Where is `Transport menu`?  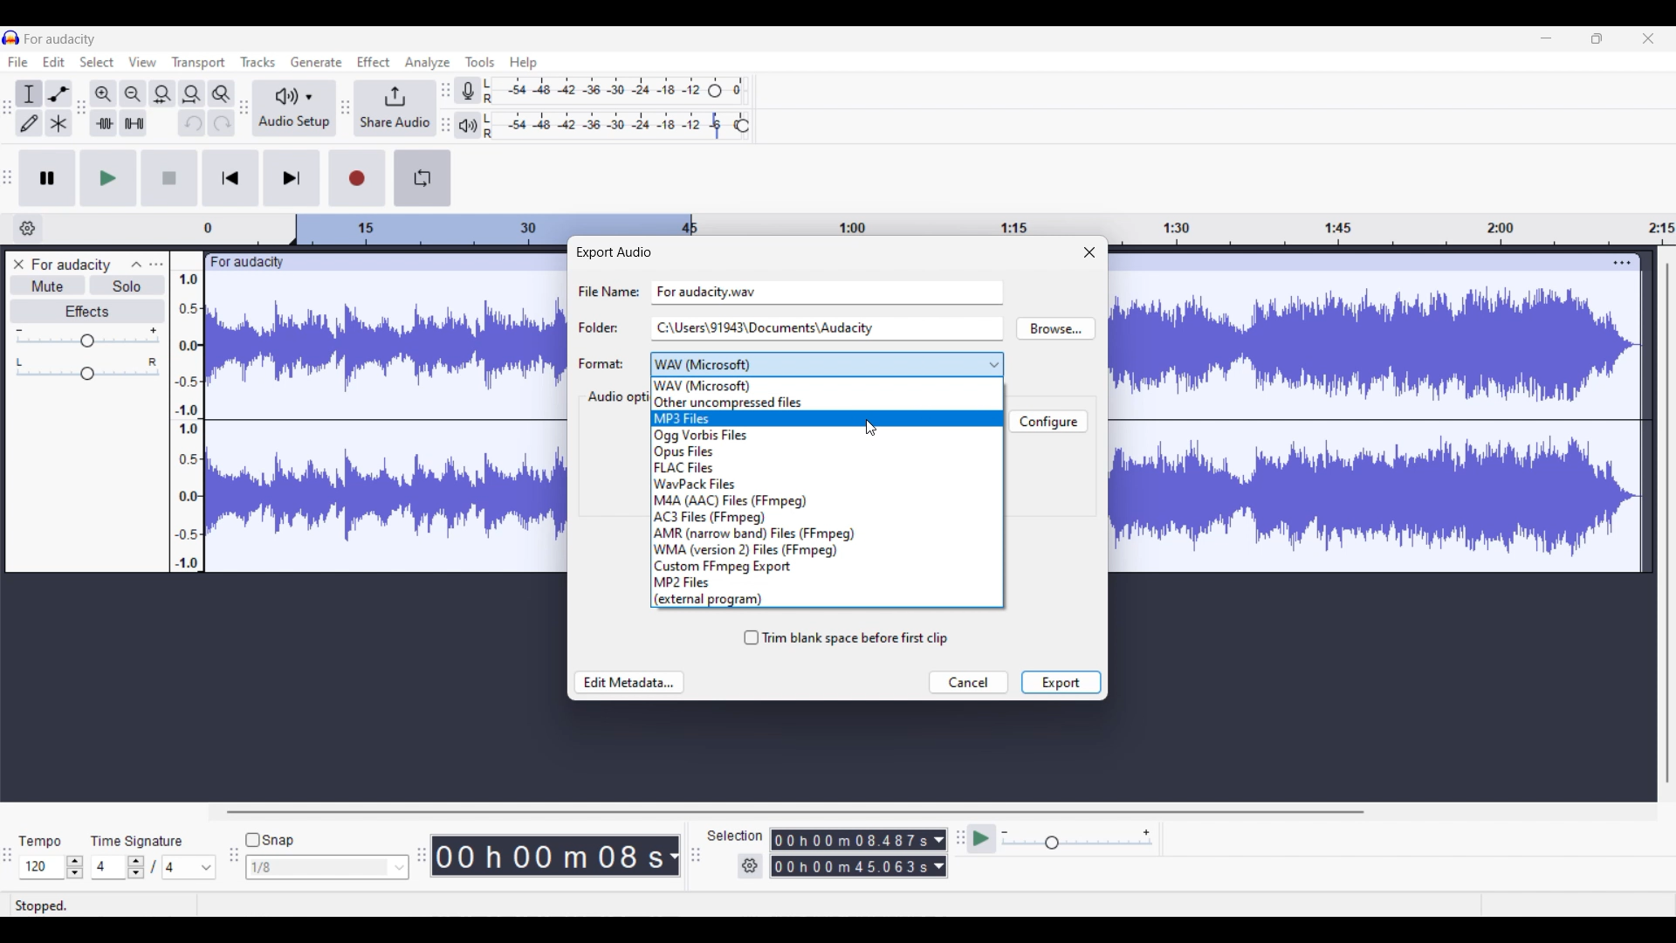 Transport menu is located at coordinates (199, 63).